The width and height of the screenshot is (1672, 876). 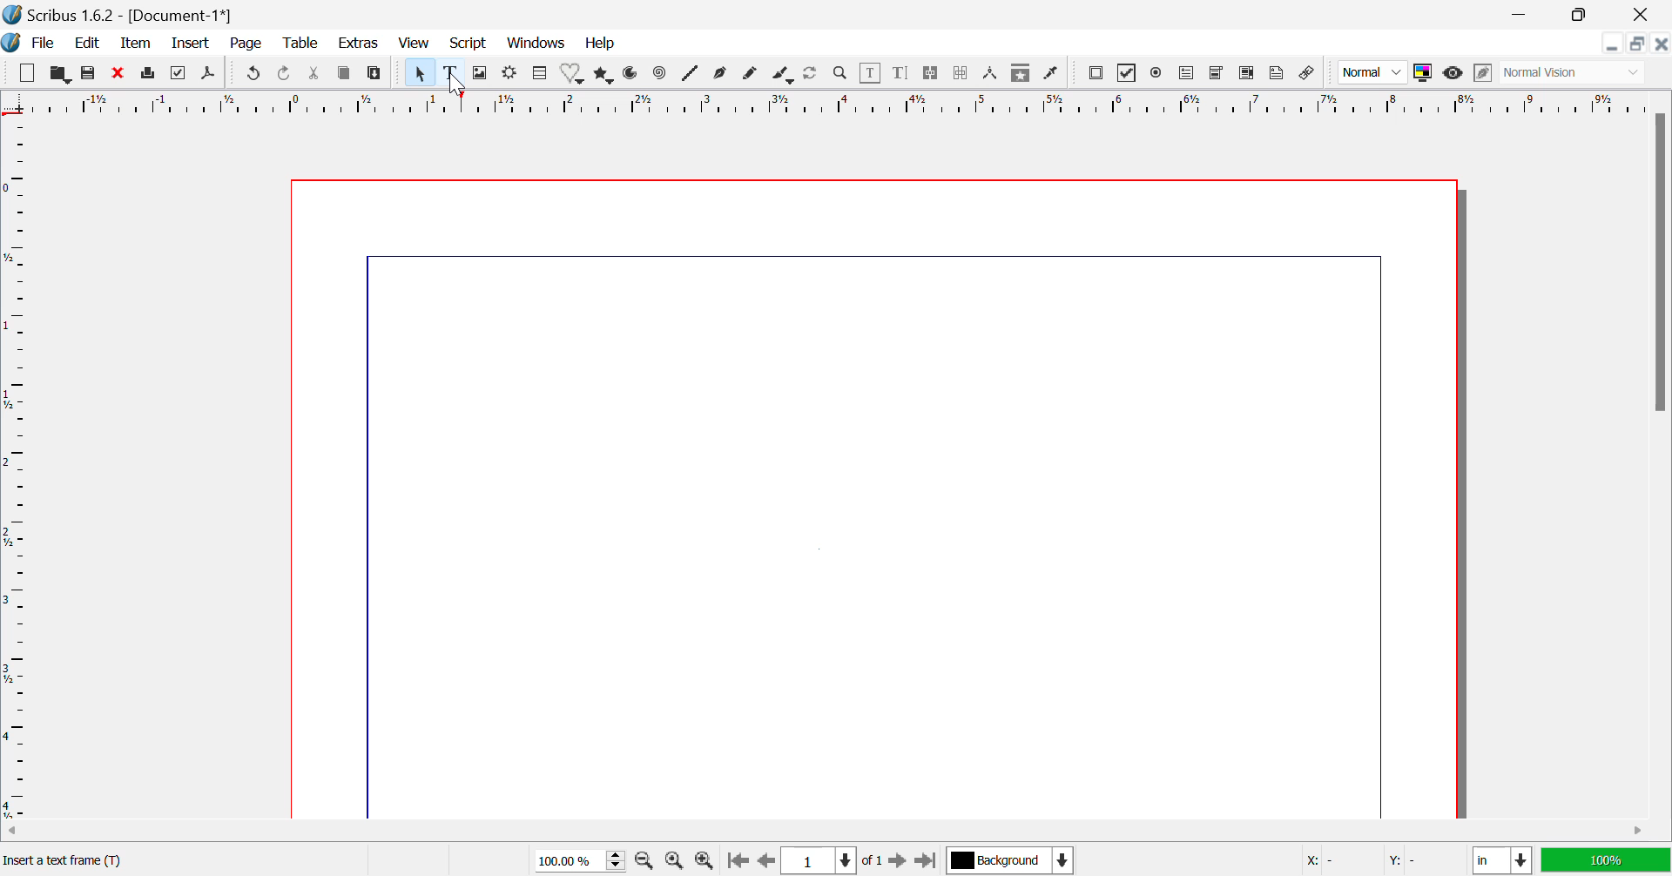 I want to click on Preflight Verifier, so click(x=179, y=75).